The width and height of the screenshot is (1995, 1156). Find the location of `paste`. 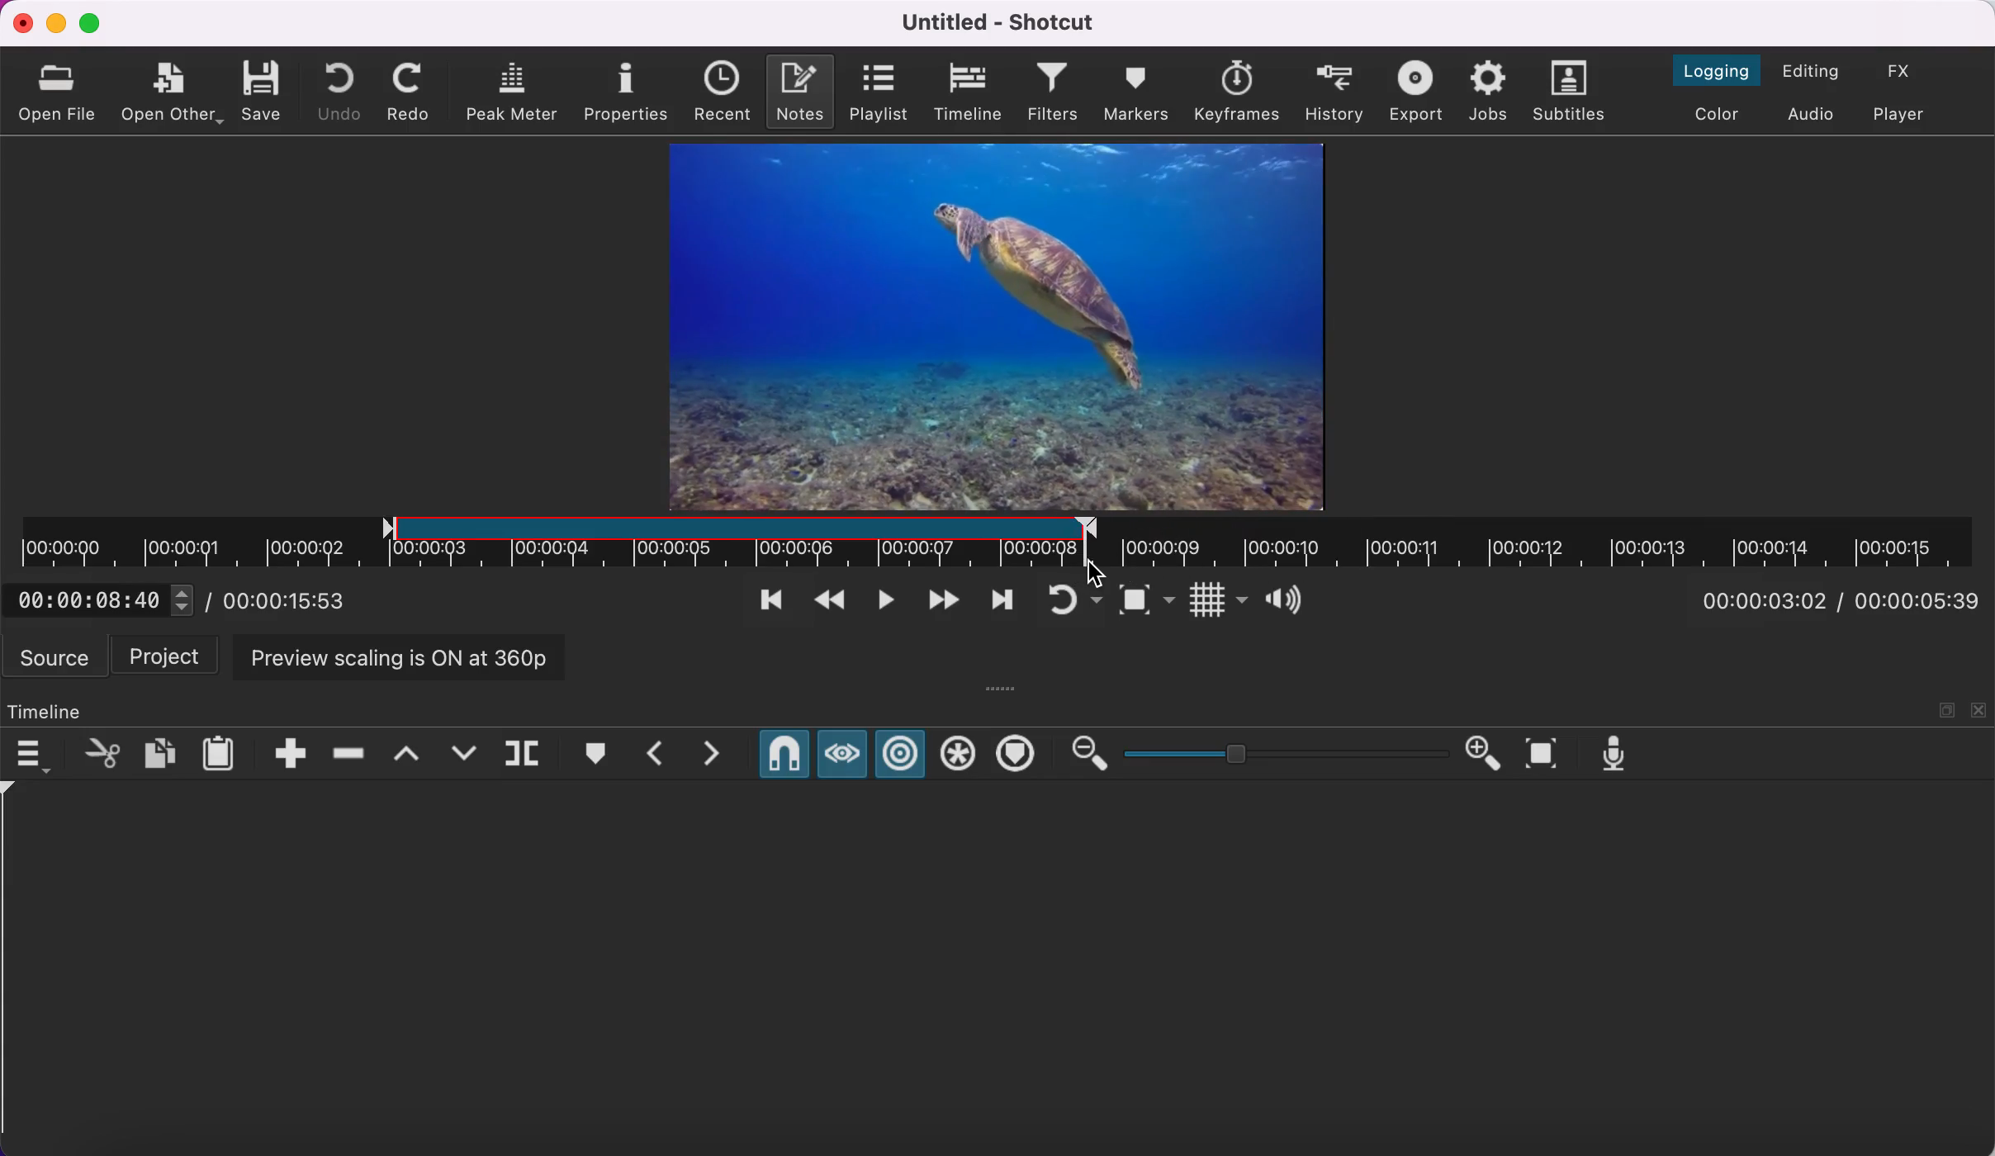

paste is located at coordinates (221, 753).